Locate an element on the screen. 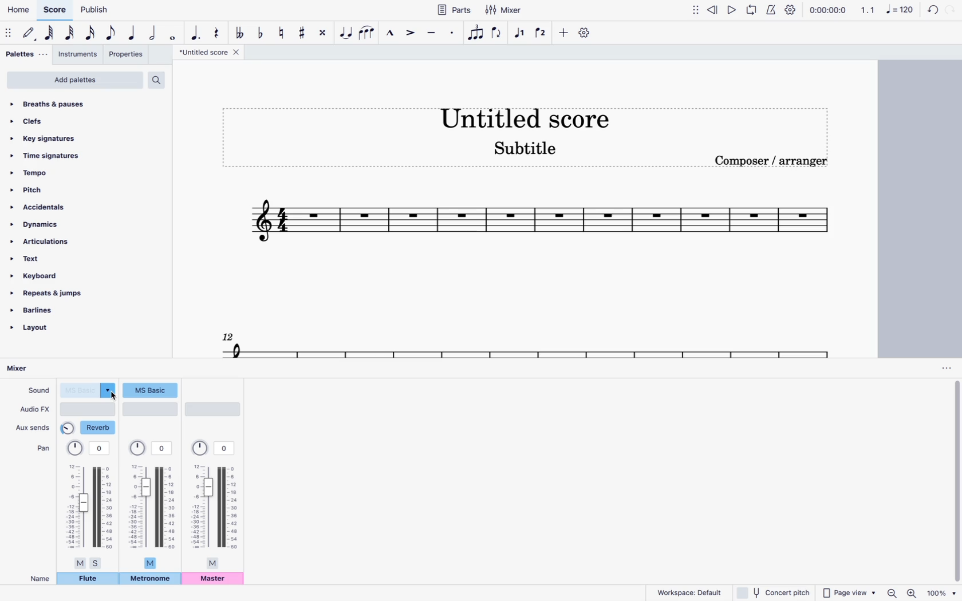  rewind is located at coordinates (714, 9).